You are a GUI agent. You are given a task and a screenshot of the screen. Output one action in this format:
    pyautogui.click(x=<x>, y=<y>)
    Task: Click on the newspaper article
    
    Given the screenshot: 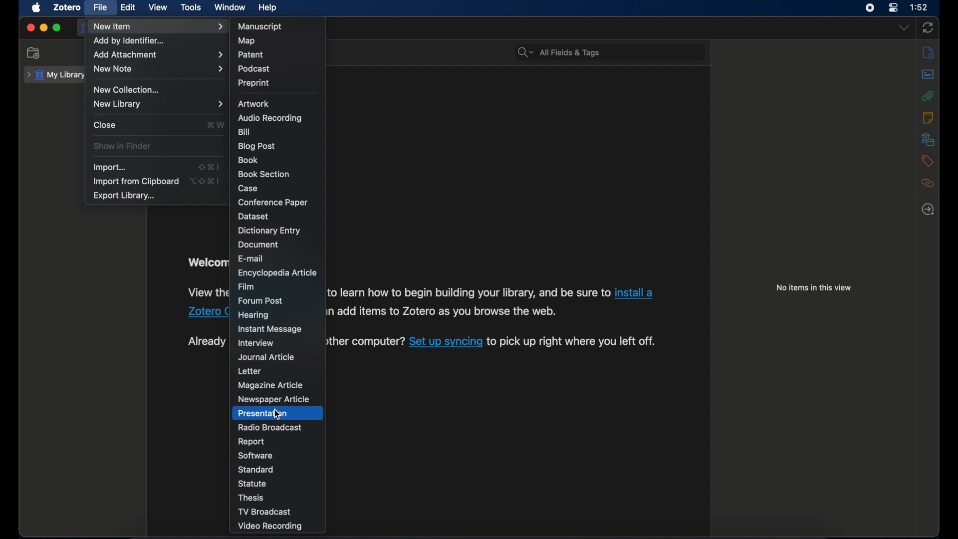 What is the action you would take?
    pyautogui.click(x=273, y=400)
    